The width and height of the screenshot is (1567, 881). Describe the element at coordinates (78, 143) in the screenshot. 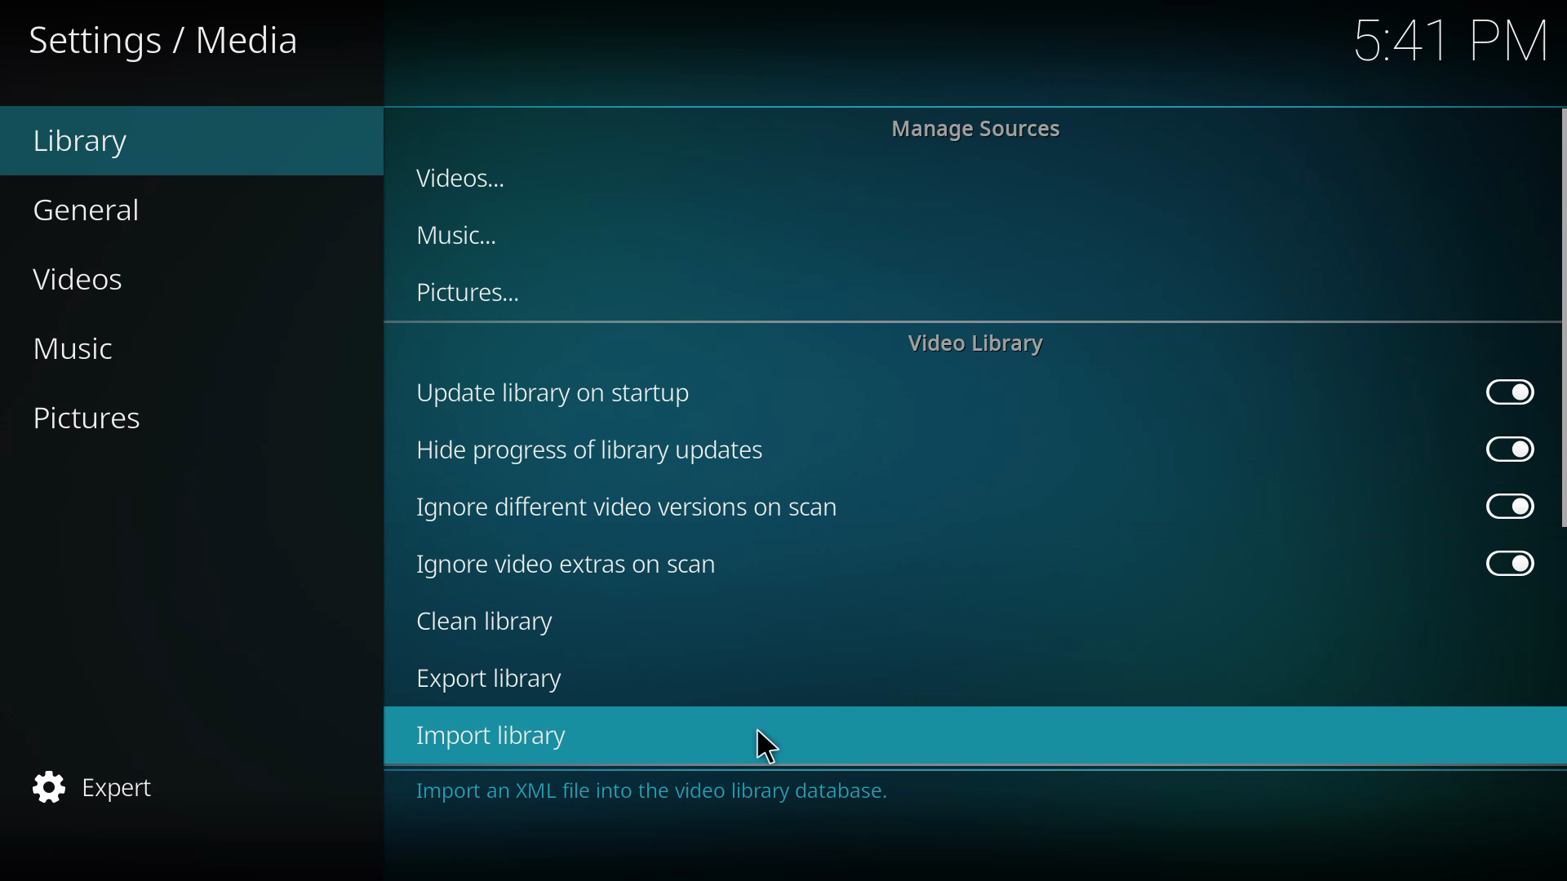

I see `library` at that location.